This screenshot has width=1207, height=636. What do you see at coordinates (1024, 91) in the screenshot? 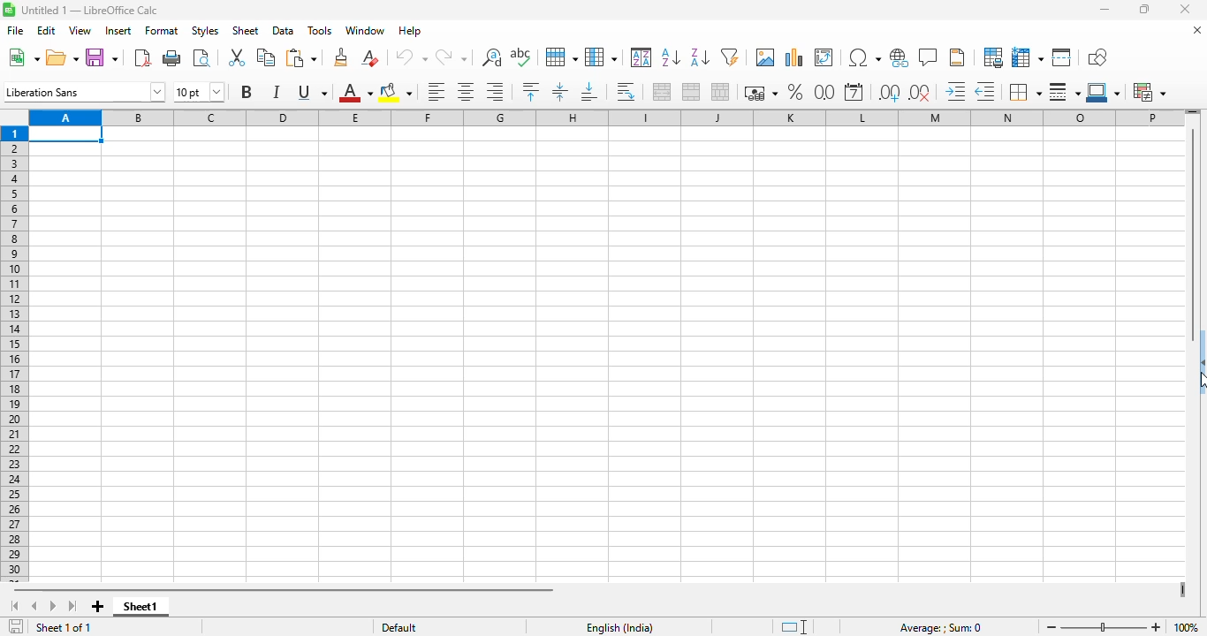
I see `borders` at bounding box center [1024, 91].